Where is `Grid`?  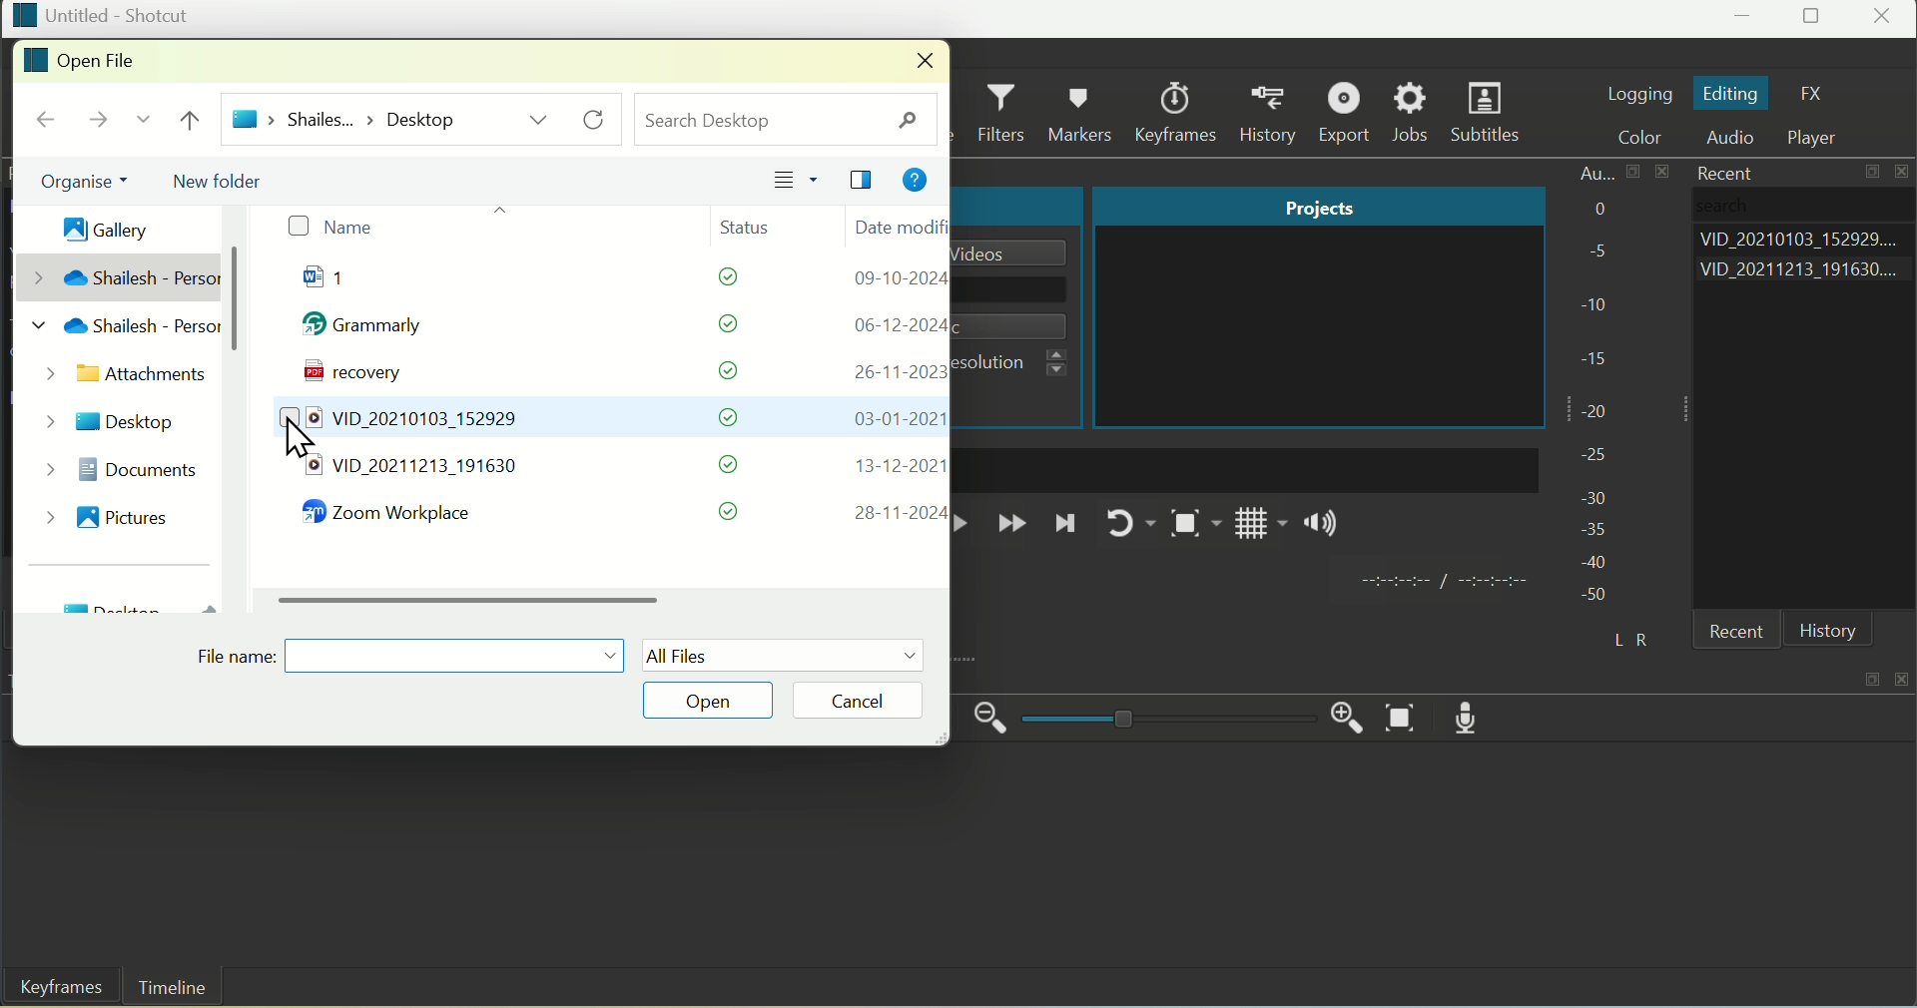 Grid is located at coordinates (1262, 529).